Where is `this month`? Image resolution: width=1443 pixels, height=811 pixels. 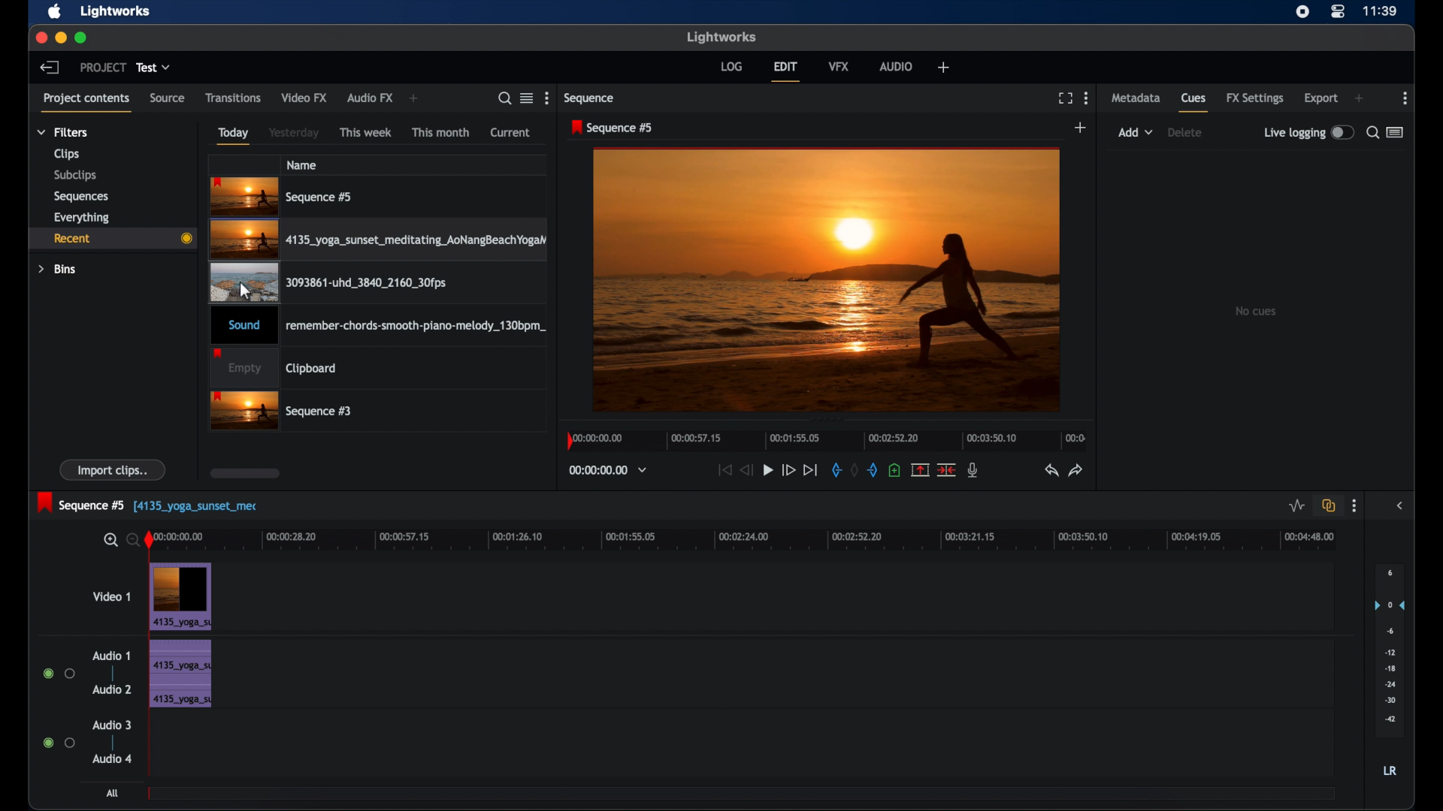
this month is located at coordinates (440, 132).